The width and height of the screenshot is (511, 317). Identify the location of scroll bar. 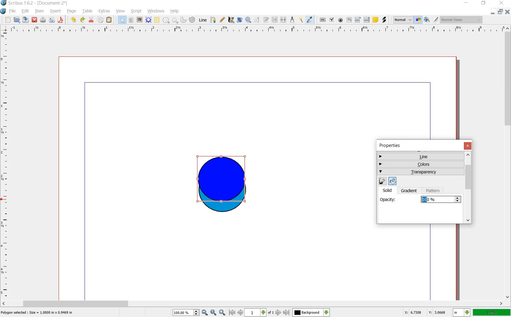
(508, 162).